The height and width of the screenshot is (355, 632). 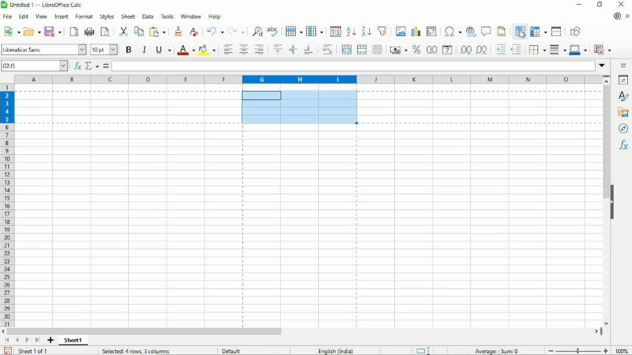 What do you see at coordinates (398, 50) in the screenshot?
I see `Format as currency` at bounding box center [398, 50].